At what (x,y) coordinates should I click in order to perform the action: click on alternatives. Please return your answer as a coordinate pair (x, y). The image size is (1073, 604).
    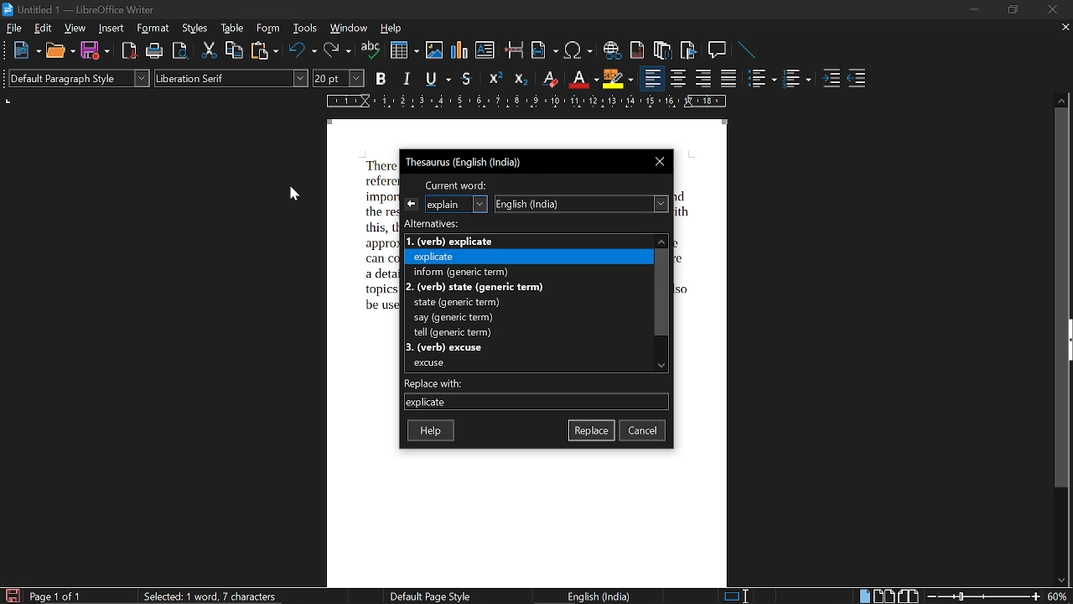
    Looking at the image, I should click on (435, 223).